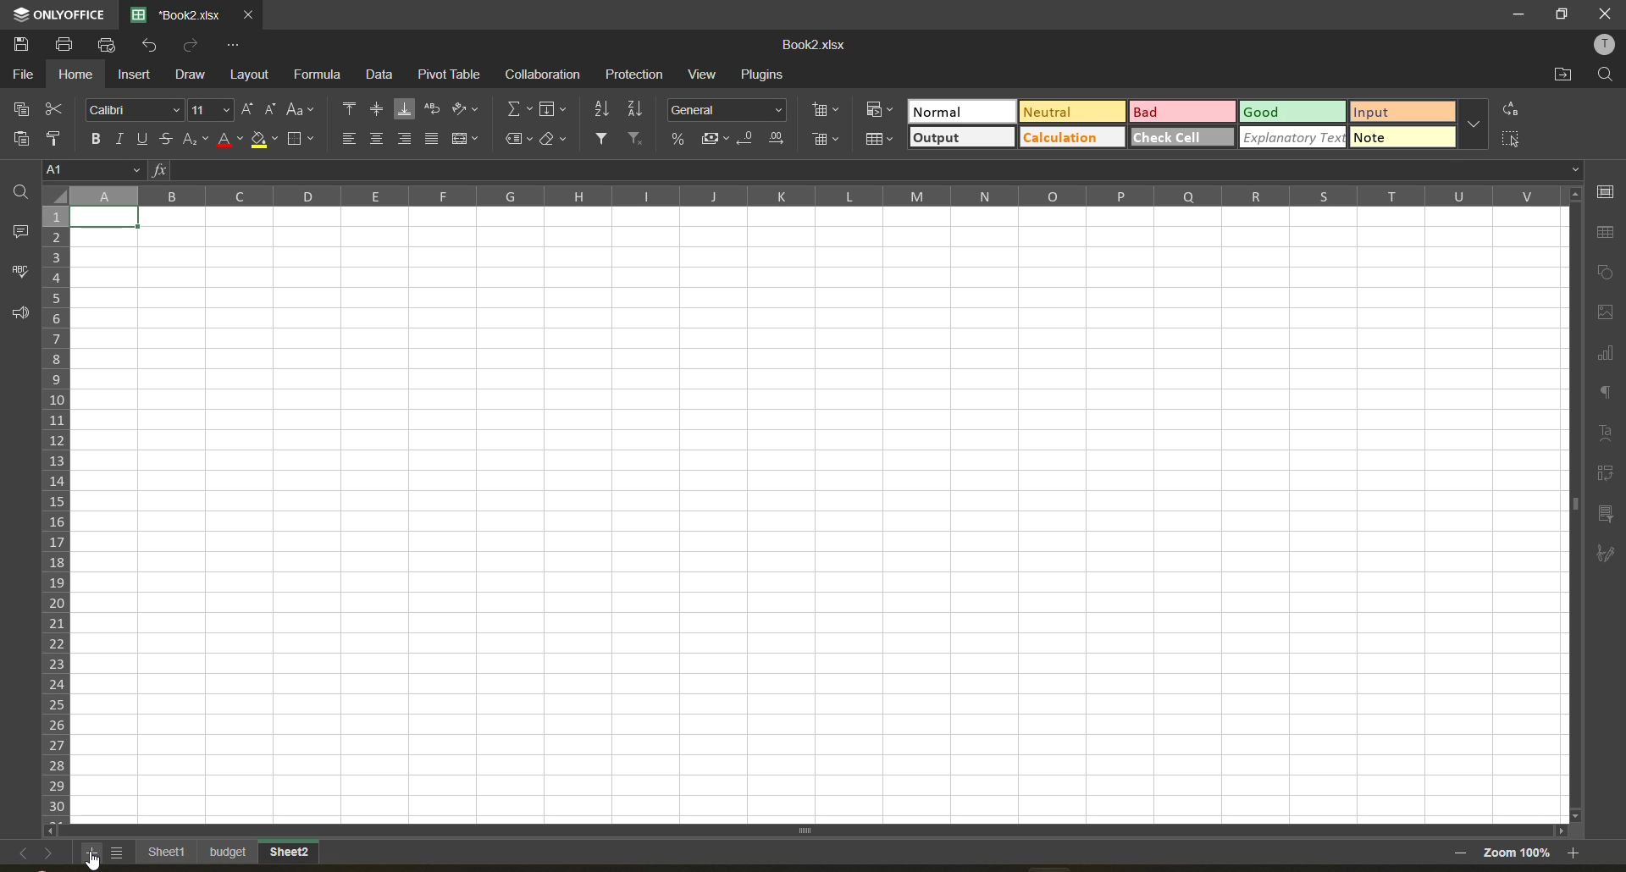 Image resolution: width=1626 pixels, height=872 pixels. Describe the element at coordinates (469, 140) in the screenshot. I see `merge and center` at that location.